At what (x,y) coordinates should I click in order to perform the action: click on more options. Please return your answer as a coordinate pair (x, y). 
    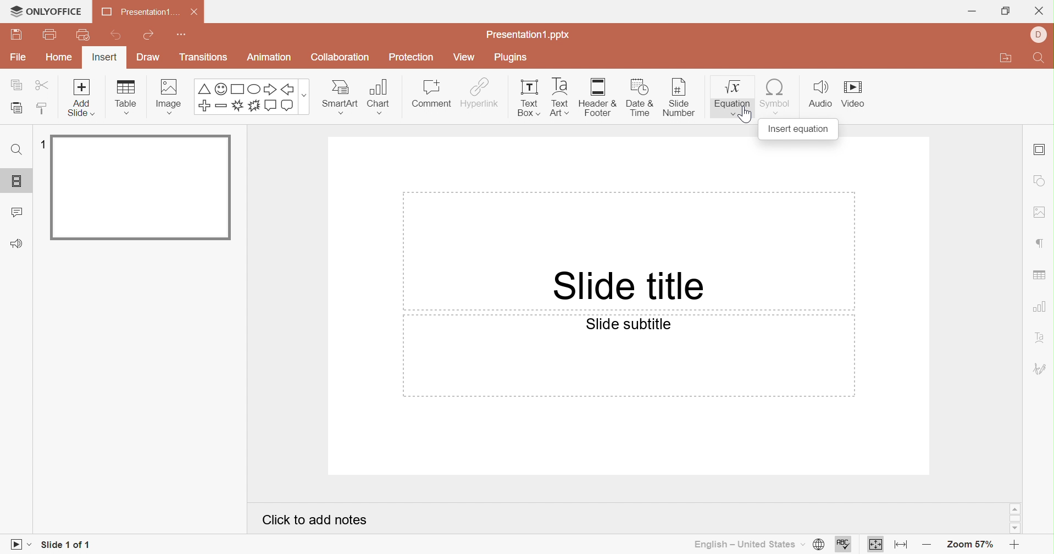
    Looking at the image, I should click on (305, 98).